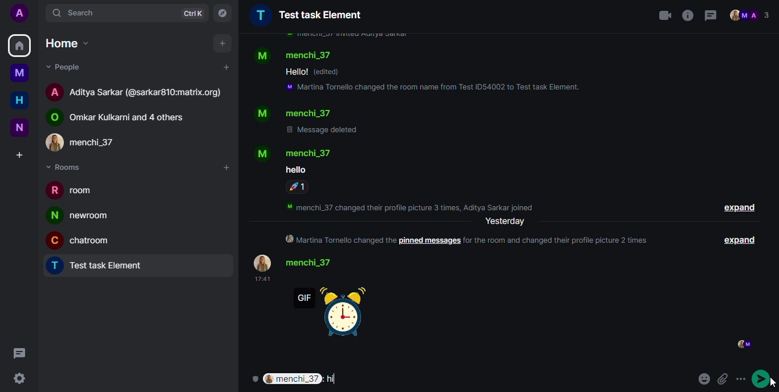 The height and width of the screenshot is (392, 779). Describe the element at coordinates (19, 46) in the screenshot. I see `home` at that location.